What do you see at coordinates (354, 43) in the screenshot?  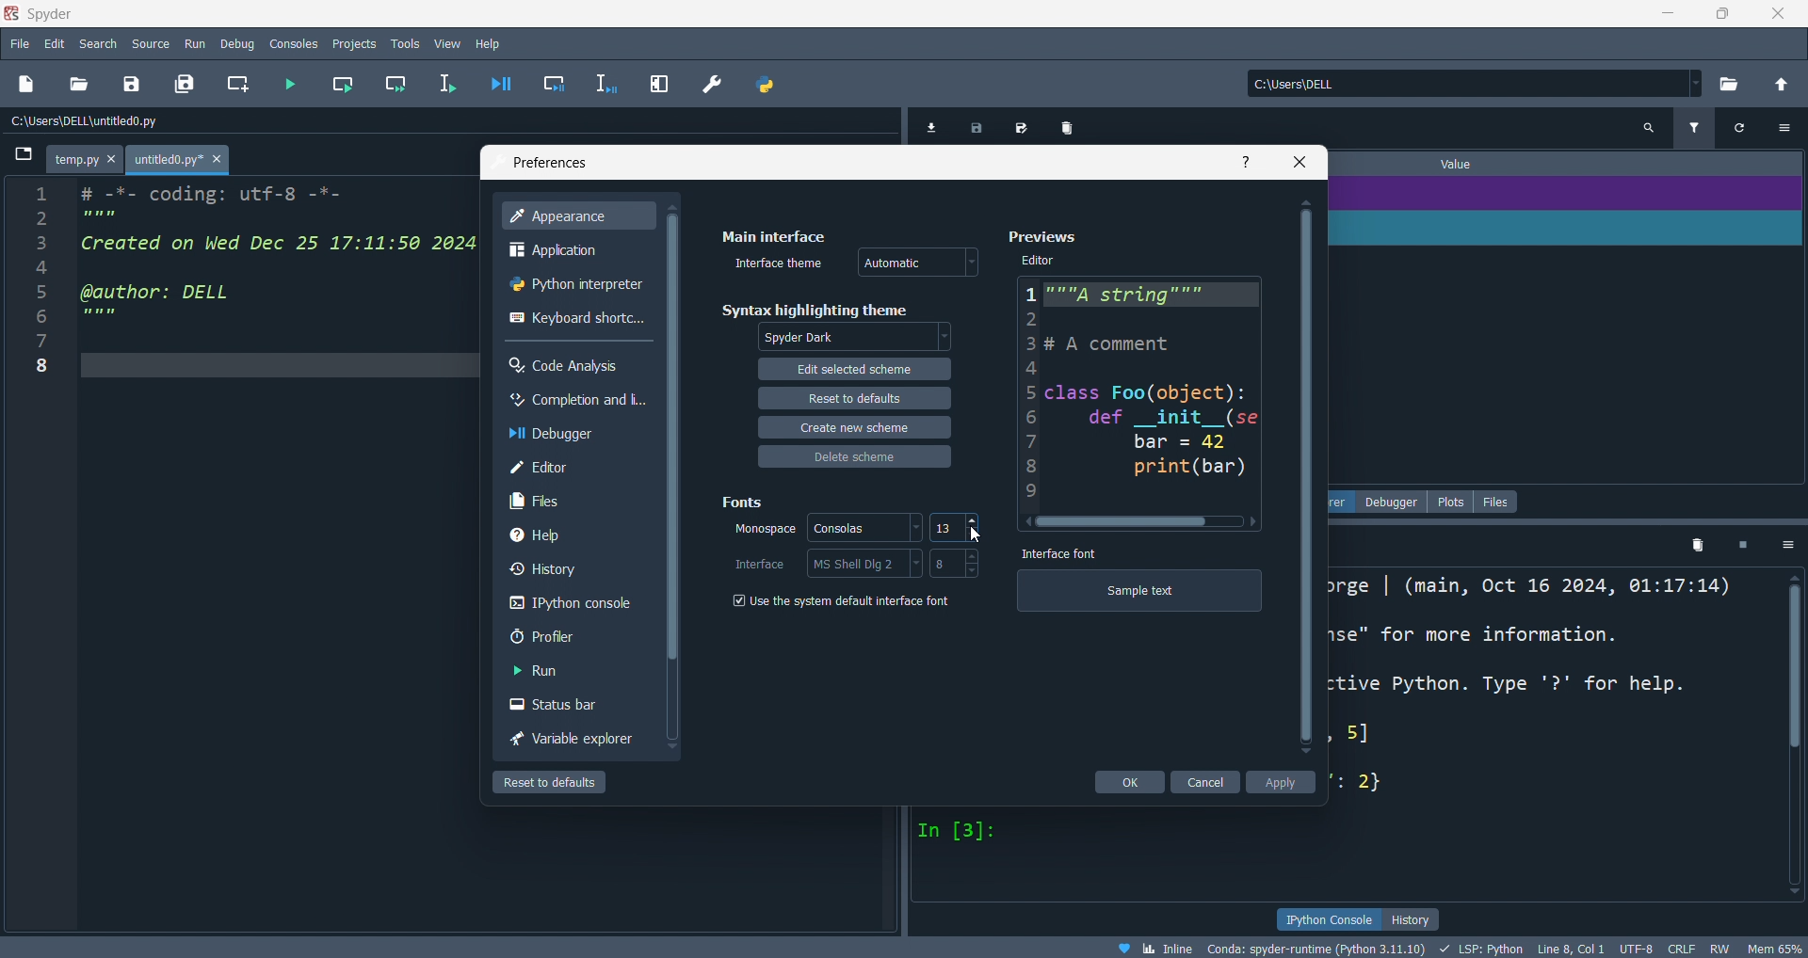 I see `projects` at bounding box center [354, 43].